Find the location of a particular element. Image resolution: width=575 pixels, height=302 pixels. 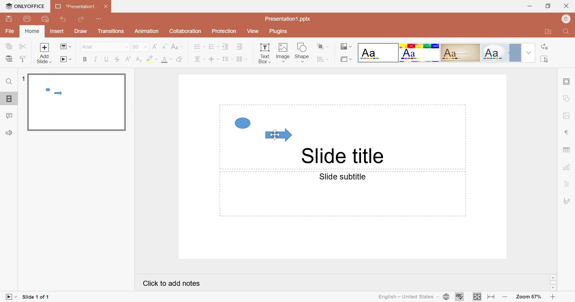

Click to add notes is located at coordinates (170, 284).